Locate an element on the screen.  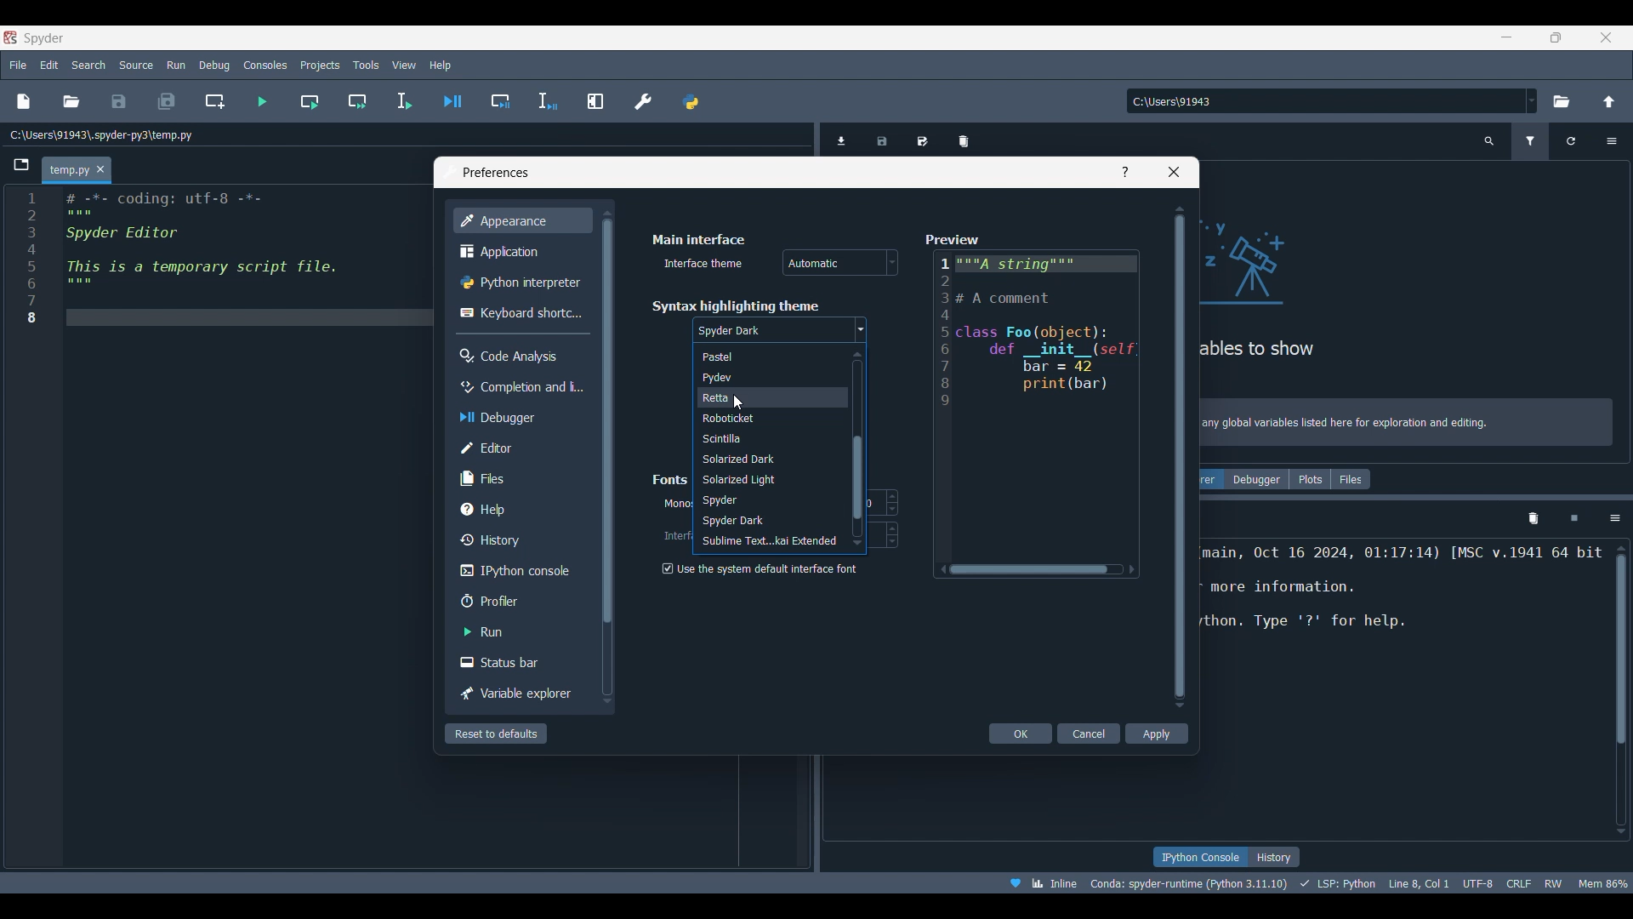
Options is located at coordinates (1615, 518).